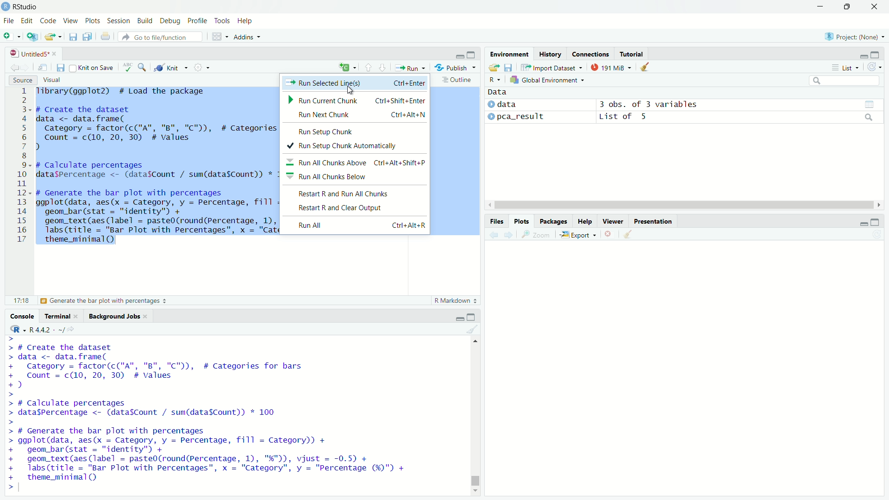  What do you see at coordinates (89, 37) in the screenshot?
I see `save all` at bounding box center [89, 37].